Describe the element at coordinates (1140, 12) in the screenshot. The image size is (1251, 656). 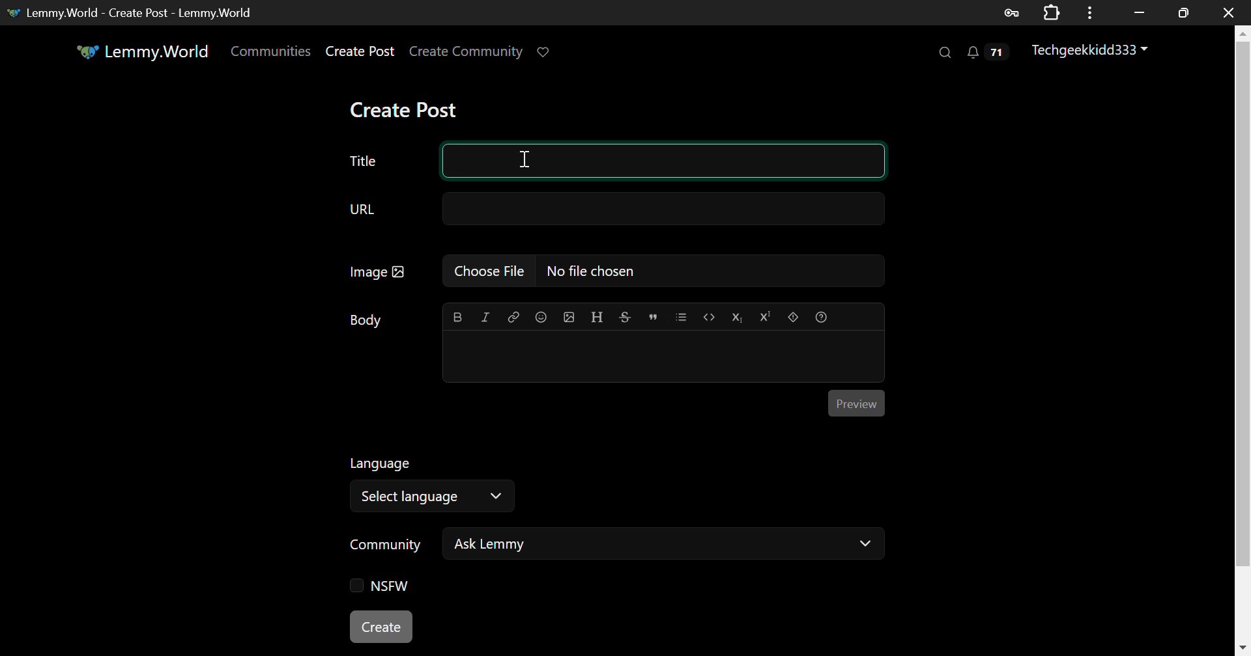
I see `Restore Down` at that location.